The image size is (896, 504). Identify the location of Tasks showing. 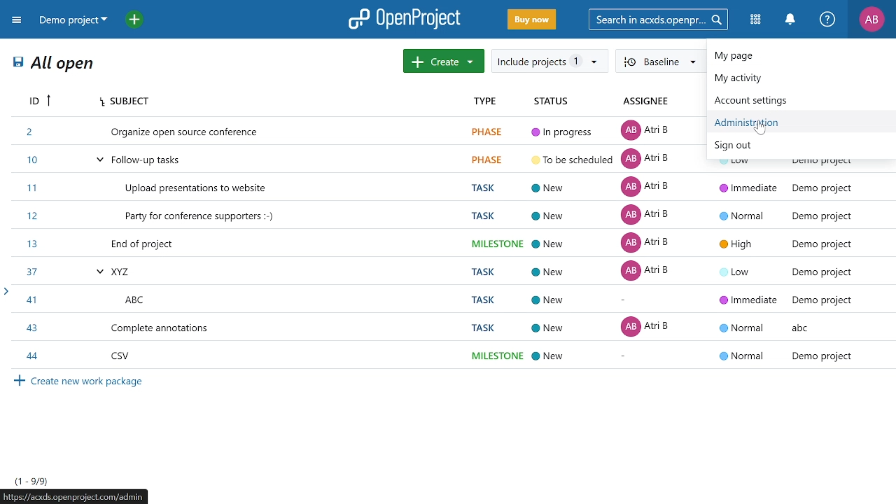
(32, 481).